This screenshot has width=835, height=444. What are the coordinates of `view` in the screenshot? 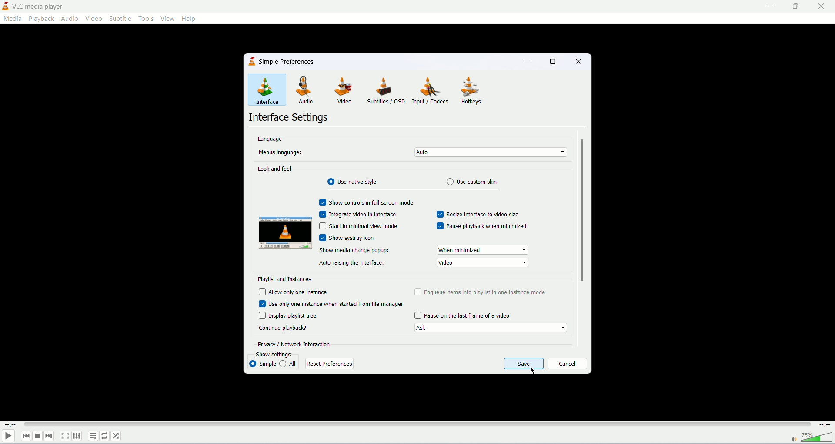 It's located at (167, 19).